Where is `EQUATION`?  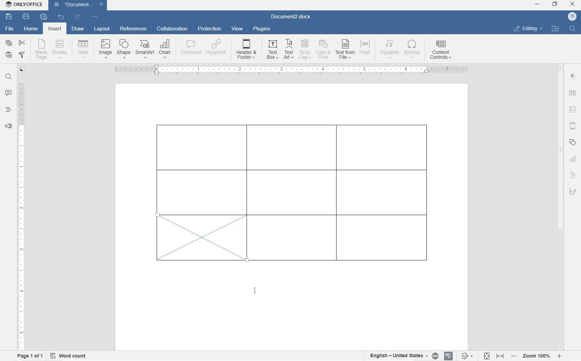
EQUATION is located at coordinates (390, 49).